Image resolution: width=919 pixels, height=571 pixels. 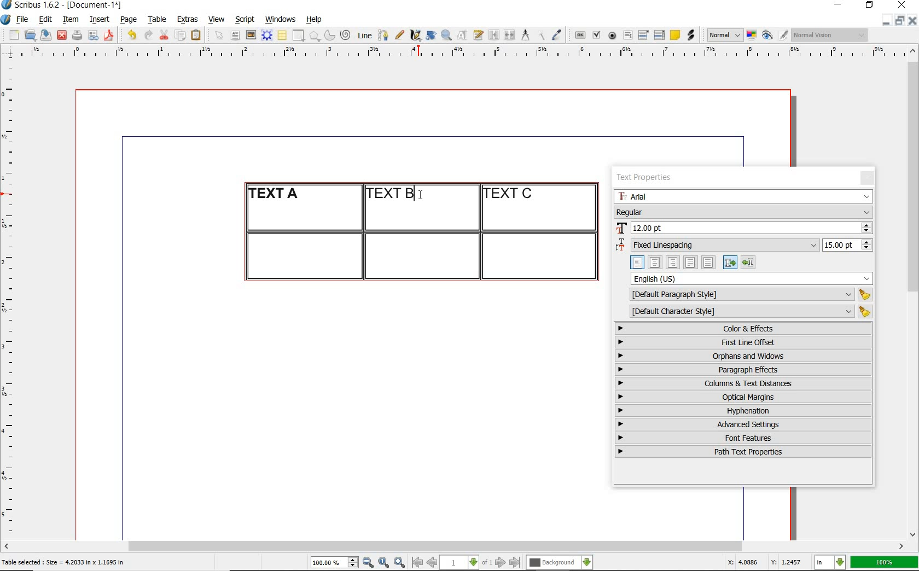 What do you see at coordinates (887, 20) in the screenshot?
I see `minimize` at bounding box center [887, 20].